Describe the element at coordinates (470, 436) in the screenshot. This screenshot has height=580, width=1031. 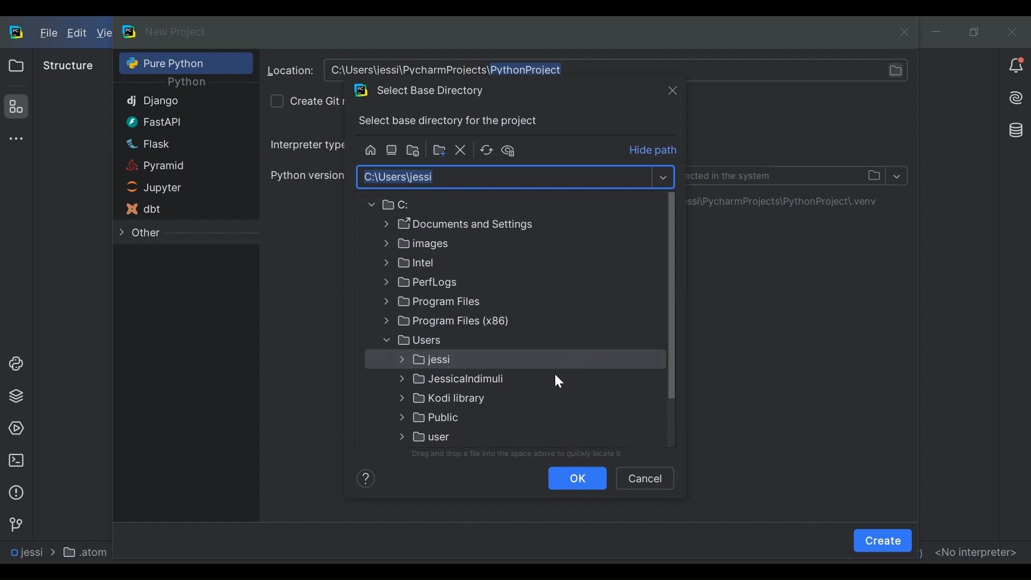
I see `submenu Folder Path` at that location.